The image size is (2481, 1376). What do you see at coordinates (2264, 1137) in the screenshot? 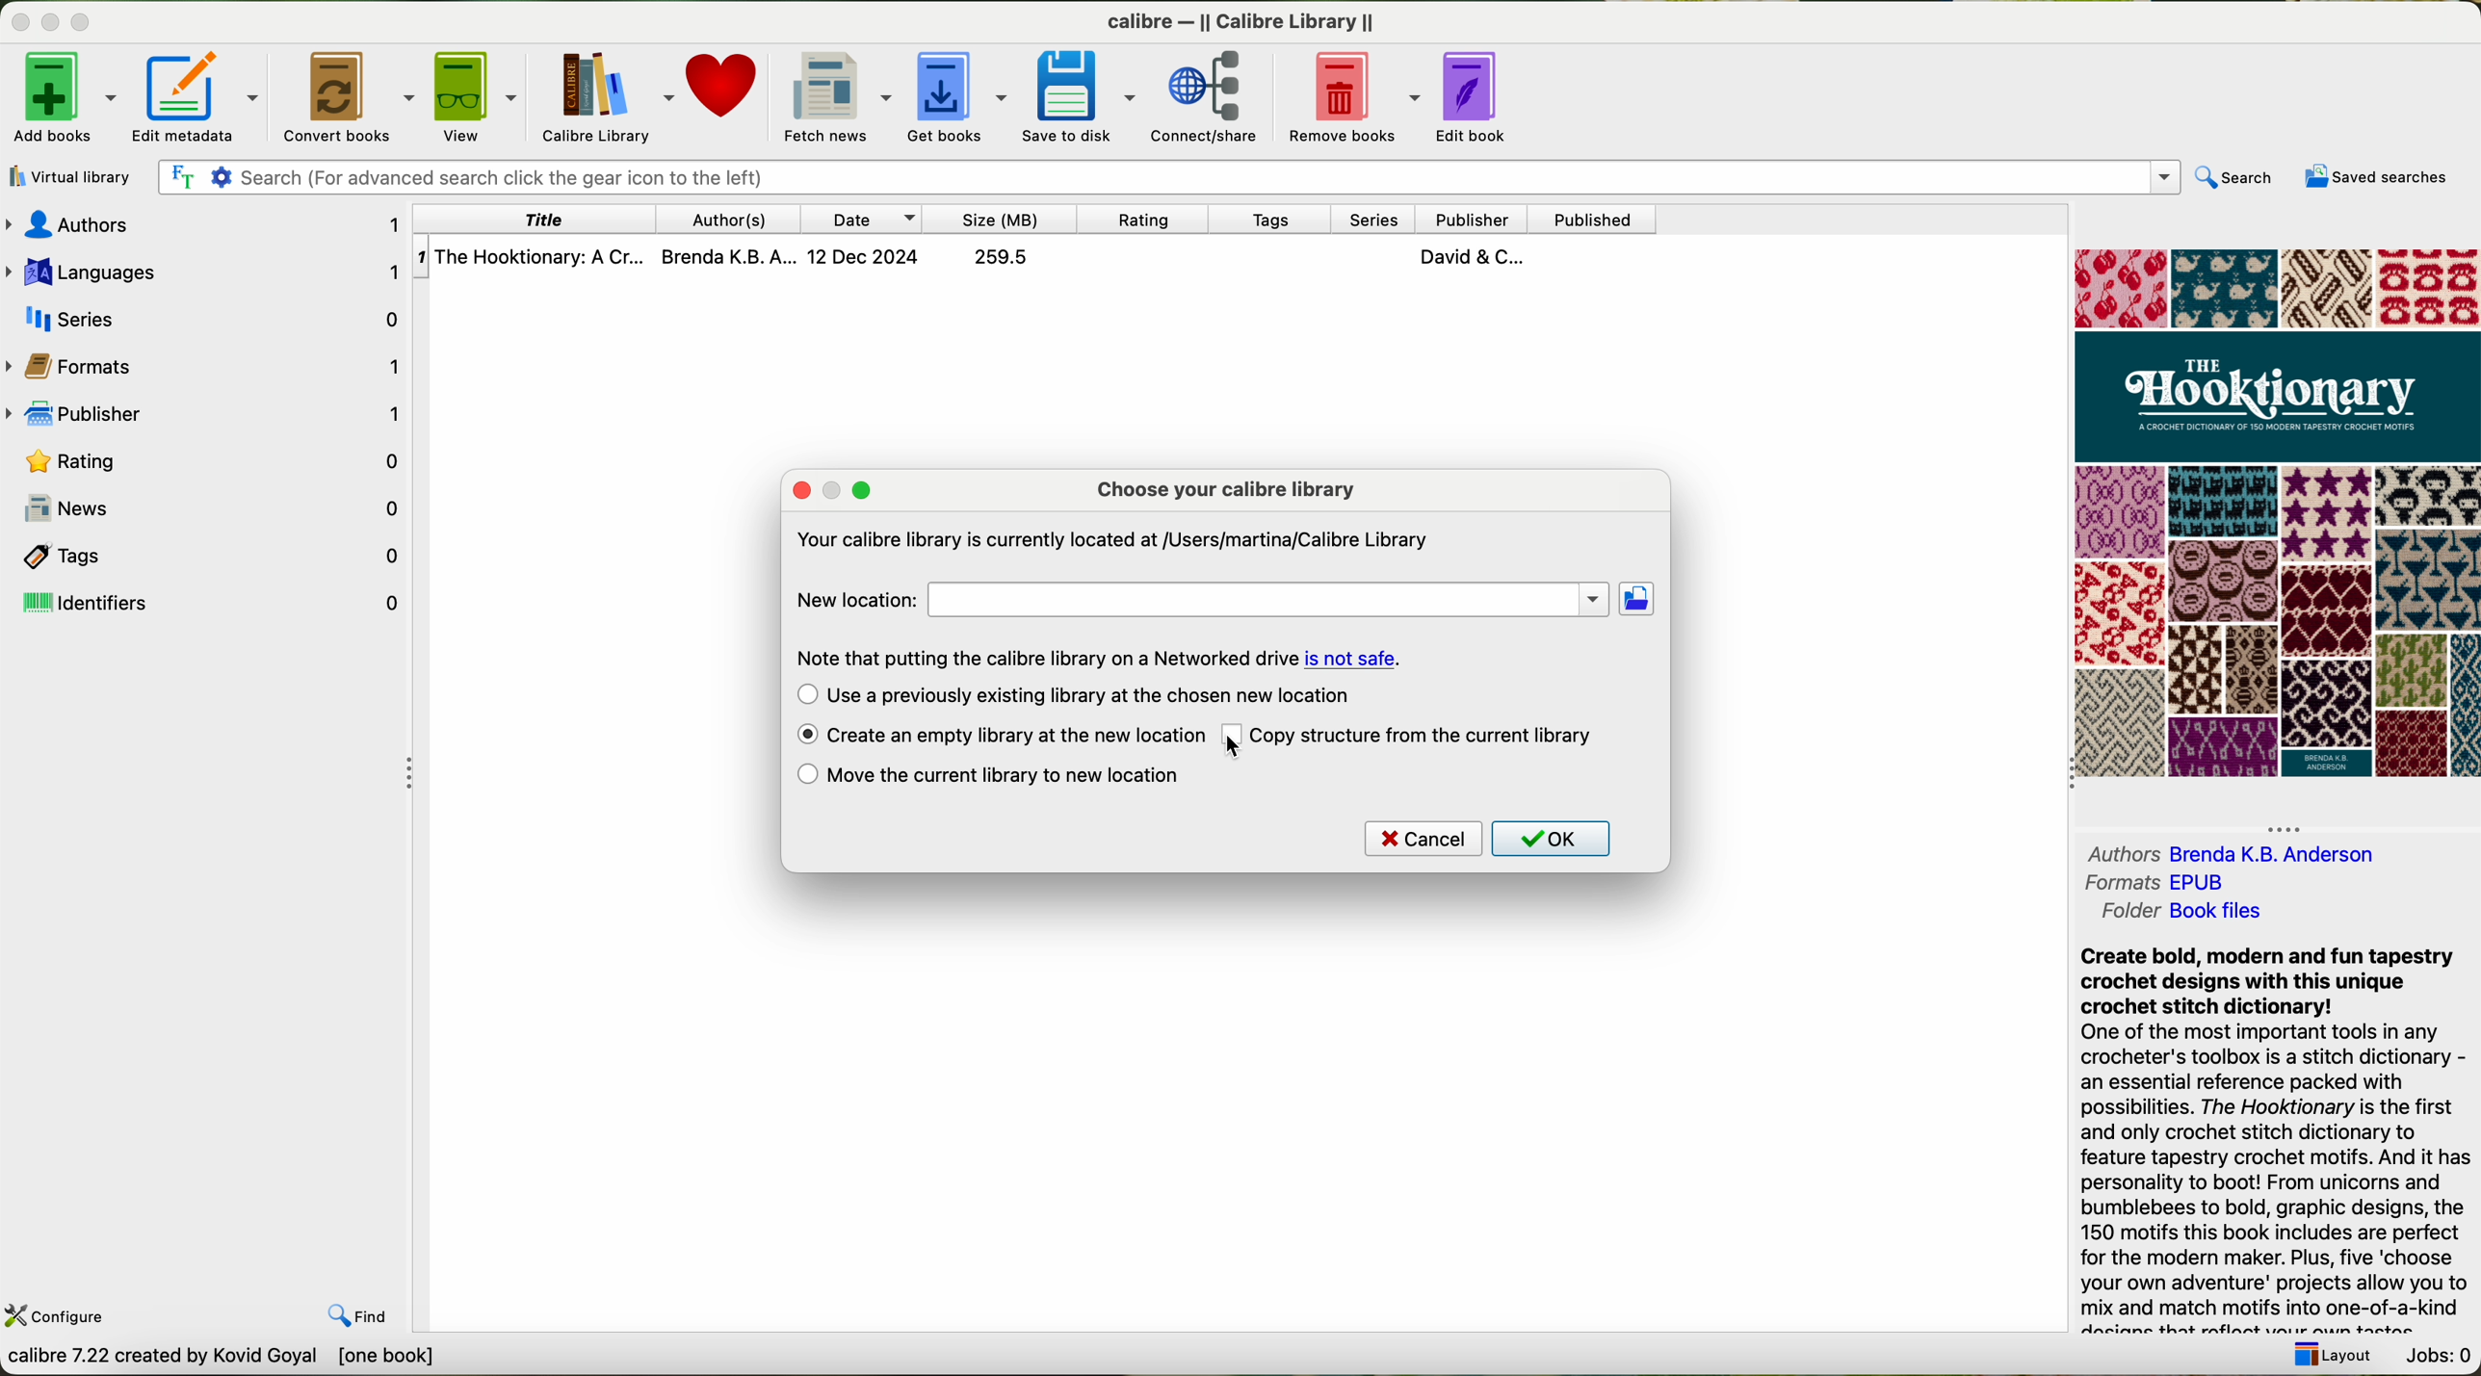
I see `Create bold, modern and fun tapestrycrochet designs with this uniquecrochet stitch dictionary!One of the most important tools in anycrocheter's toolbox is a stitch dictionary -an essential reference packed withpossibilities. The Hooktionary is the firstand only crochet stitch dictionary tofeature tapestry crochet motifs. And it haspersonality to boot! From unicorns andbumblebees to bold, graphic designs, the150 motifs this book includes are perfectfor the modern maker. Plus, five ‘chooseyour own adventure' projects allow you tomix and match motifs into one-of-a-kind` at bounding box center [2264, 1137].